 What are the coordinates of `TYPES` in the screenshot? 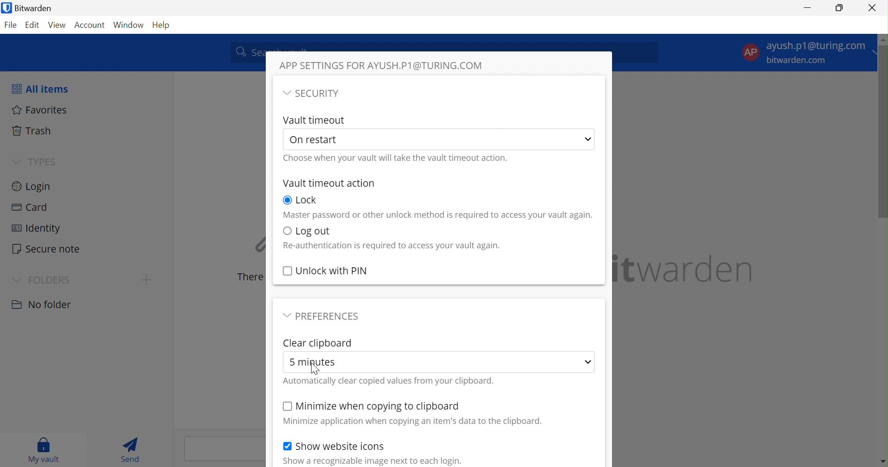 It's located at (46, 161).